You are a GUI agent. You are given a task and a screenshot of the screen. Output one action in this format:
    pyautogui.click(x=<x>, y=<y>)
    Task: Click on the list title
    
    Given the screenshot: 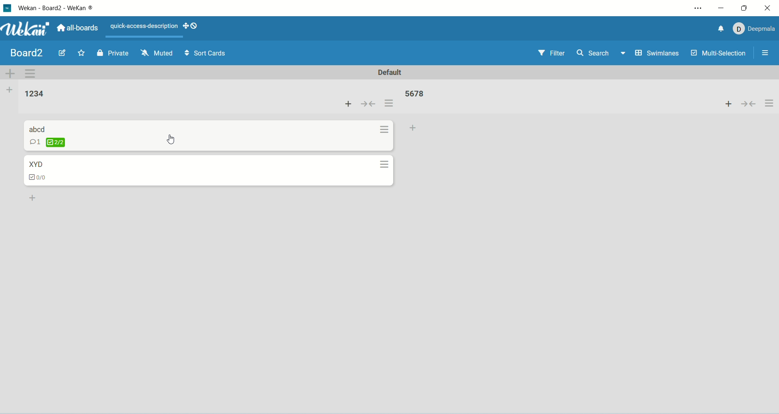 What is the action you would take?
    pyautogui.click(x=36, y=94)
    